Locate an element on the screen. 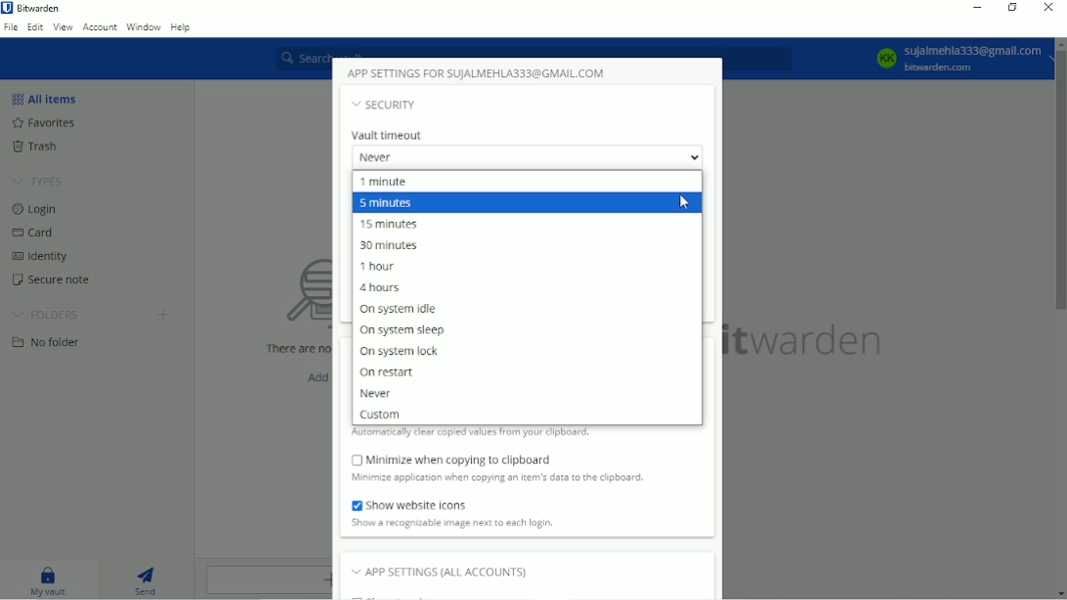  Close is located at coordinates (1049, 9).